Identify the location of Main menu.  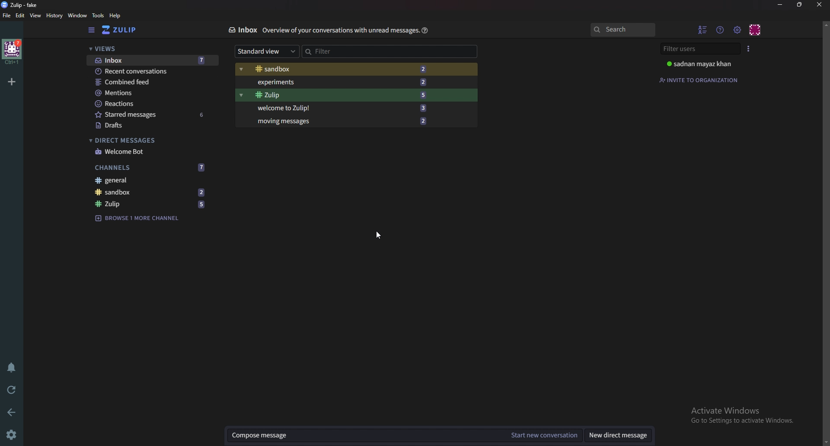
(737, 30).